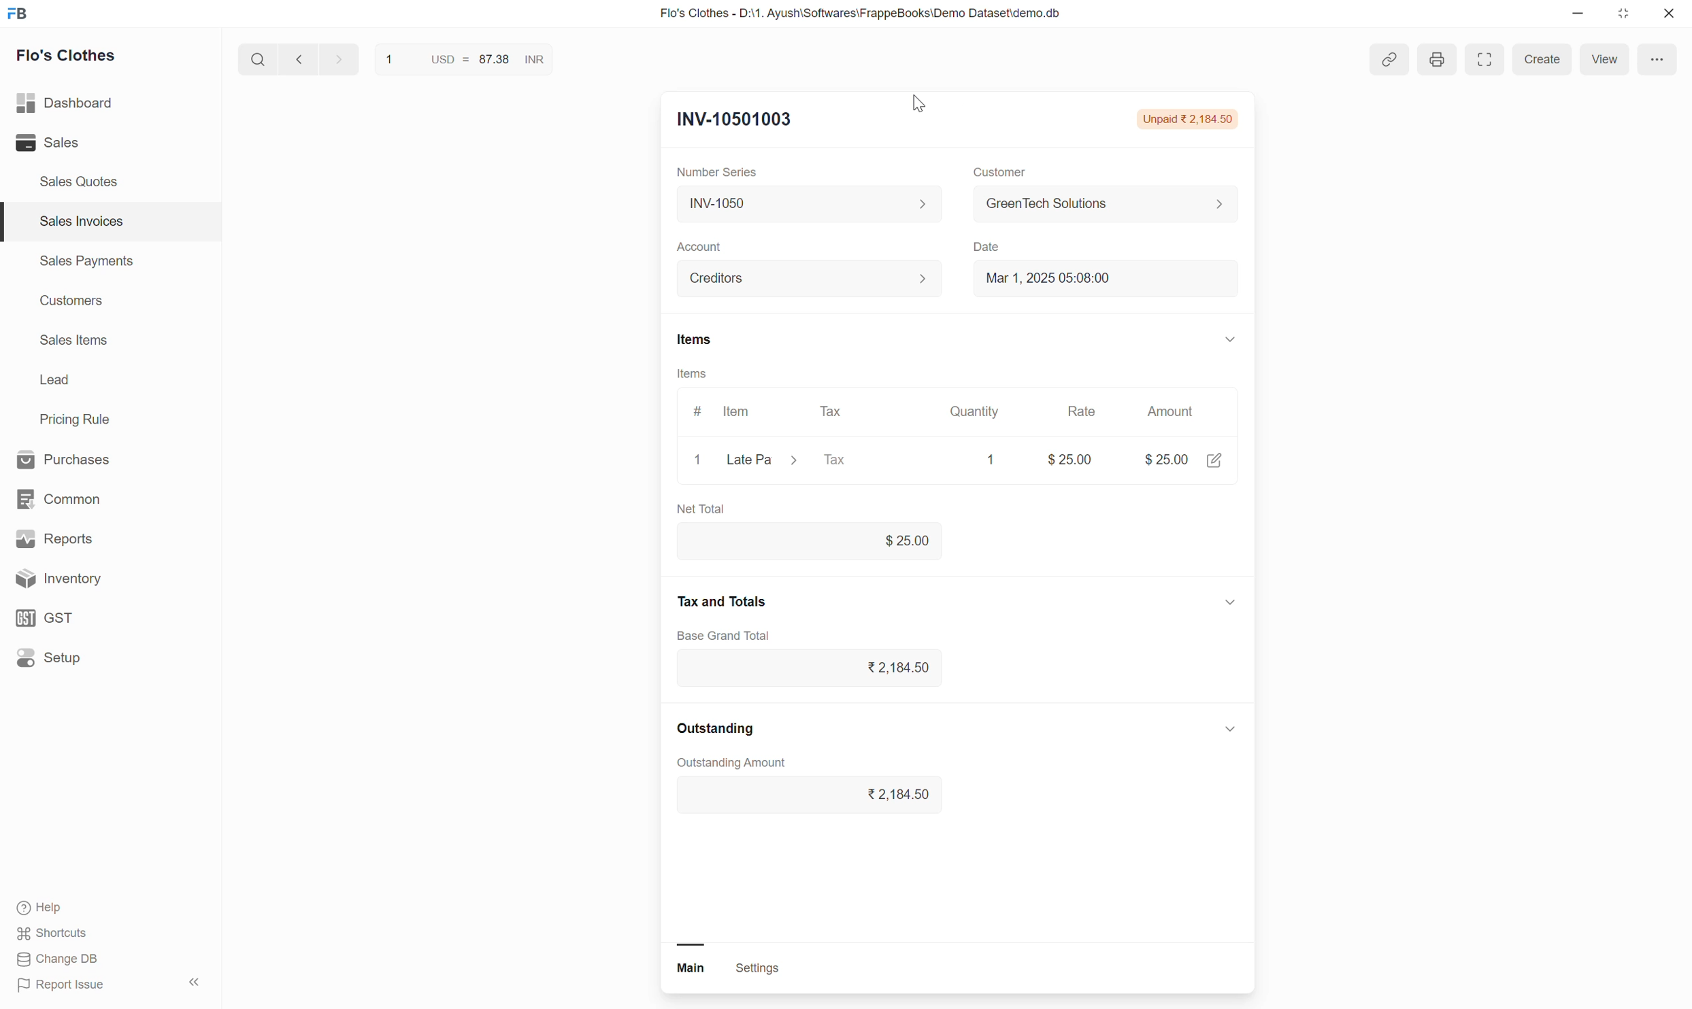 The image size is (1692, 1009). What do you see at coordinates (1384, 61) in the screenshot?
I see `attach` at bounding box center [1384, 61].